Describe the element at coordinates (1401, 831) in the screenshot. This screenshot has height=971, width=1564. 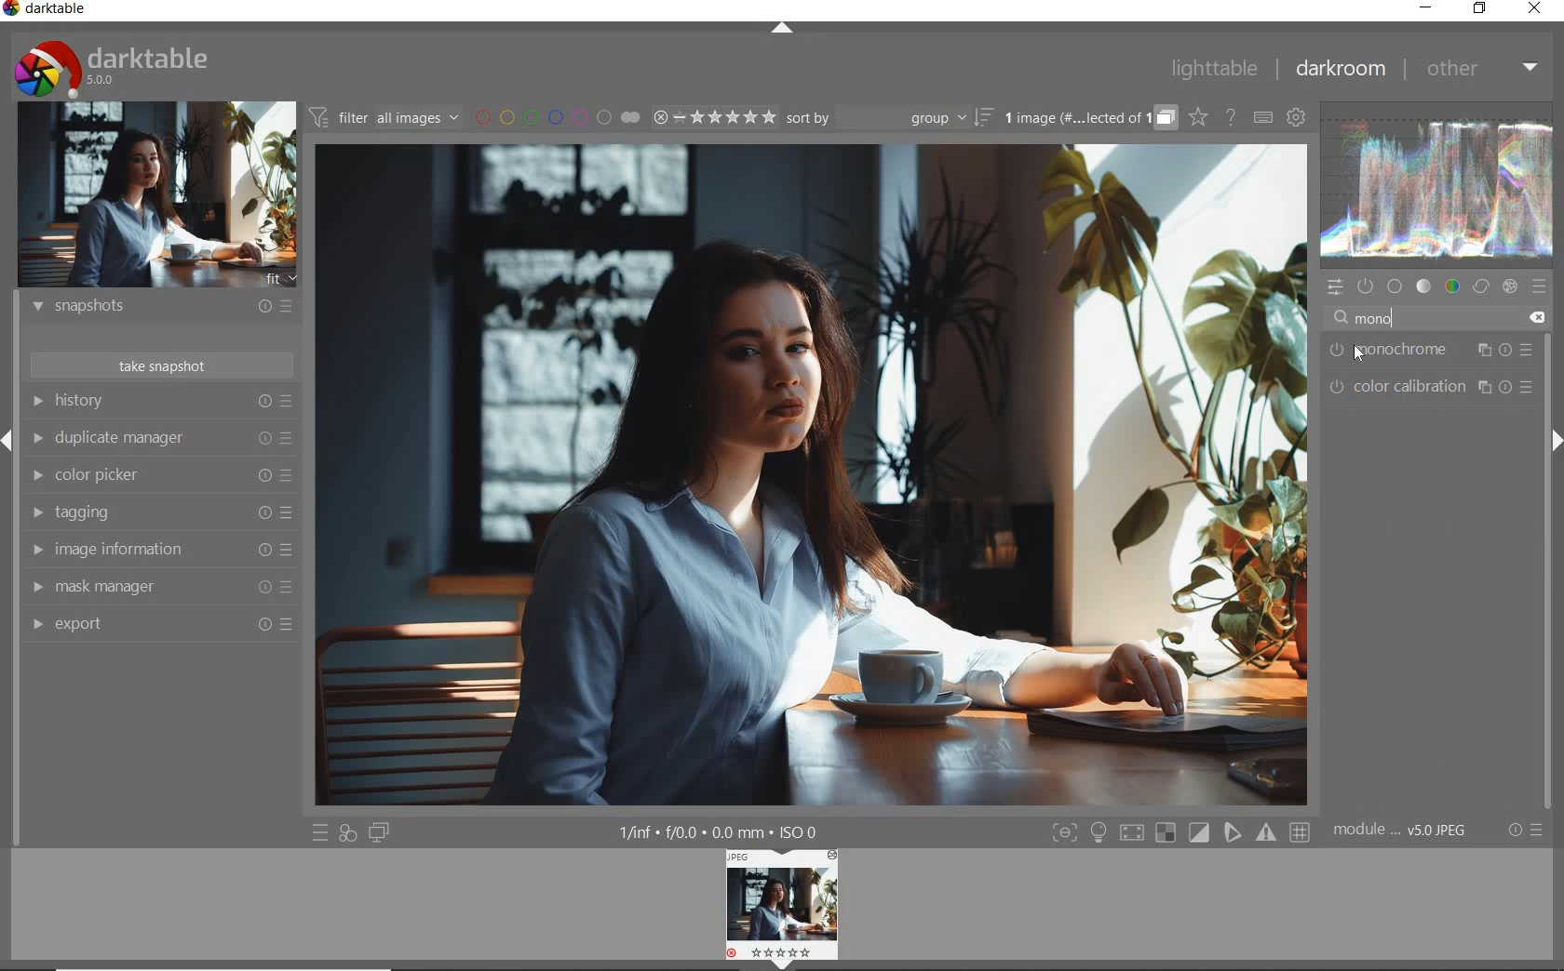
I see `module..v50JPEG` at that location.